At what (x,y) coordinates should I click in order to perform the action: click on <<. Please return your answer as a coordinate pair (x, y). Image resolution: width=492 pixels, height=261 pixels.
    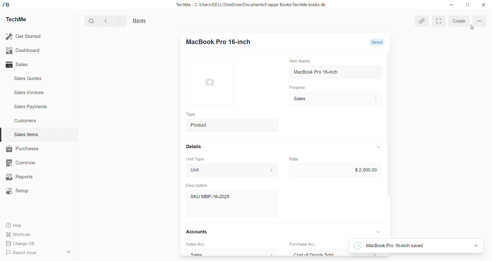
    Looking at the image, I should click on (68, 252).